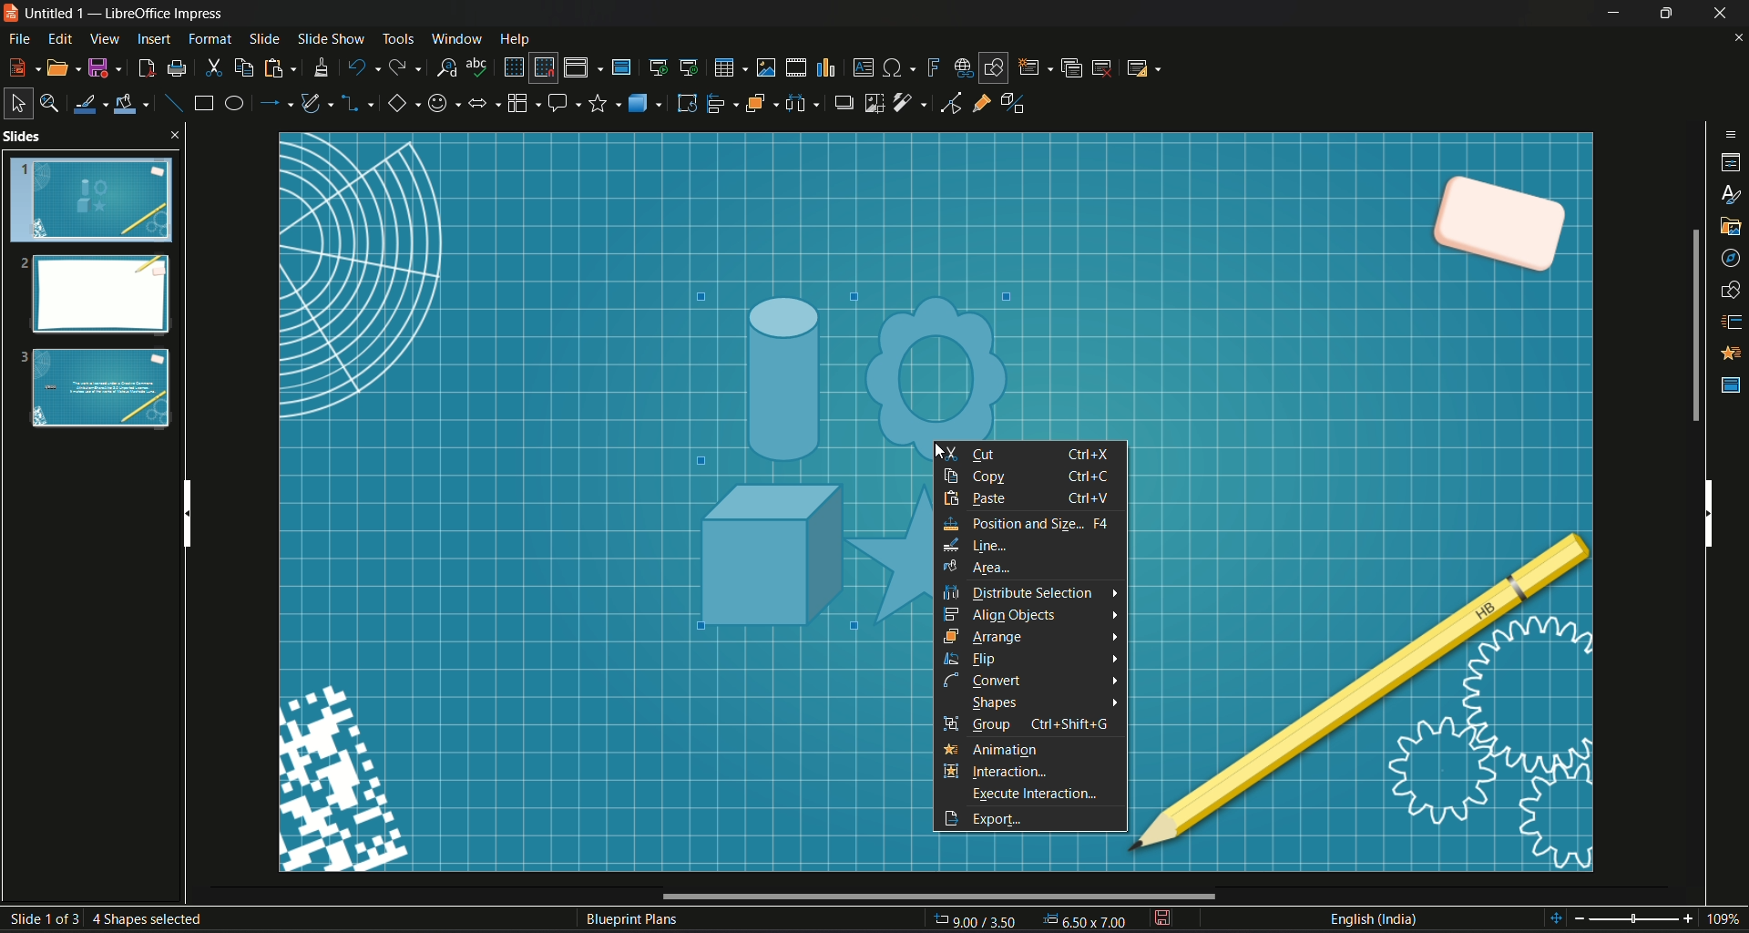 This screenshot has width=1749, height=933. Describe the element at coordinates (105, 68) in the screenshot. I see `Save` at that location.